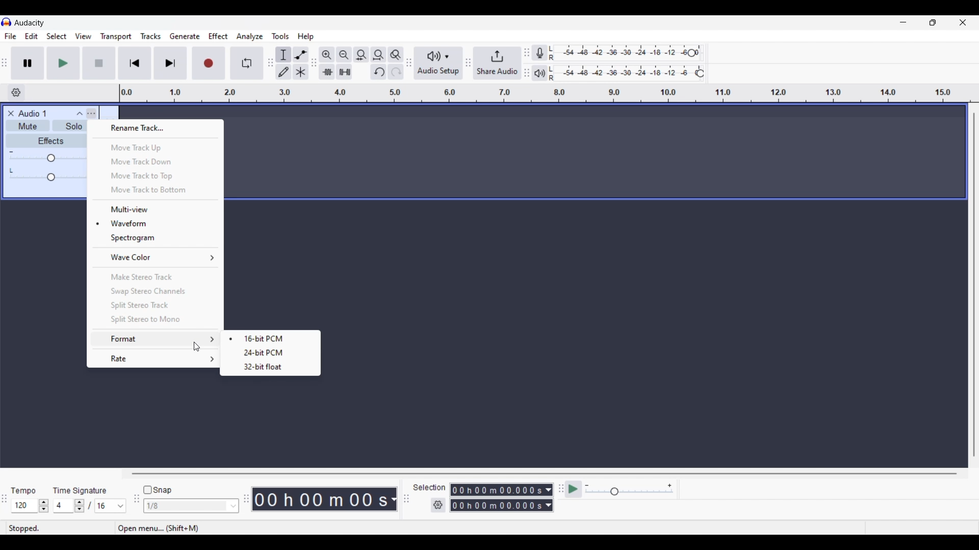 The width and height of the screenshot is (979, 550). Describe the element at coordinates (497, 63) in the screenshot. I see `Share audio` at that location.